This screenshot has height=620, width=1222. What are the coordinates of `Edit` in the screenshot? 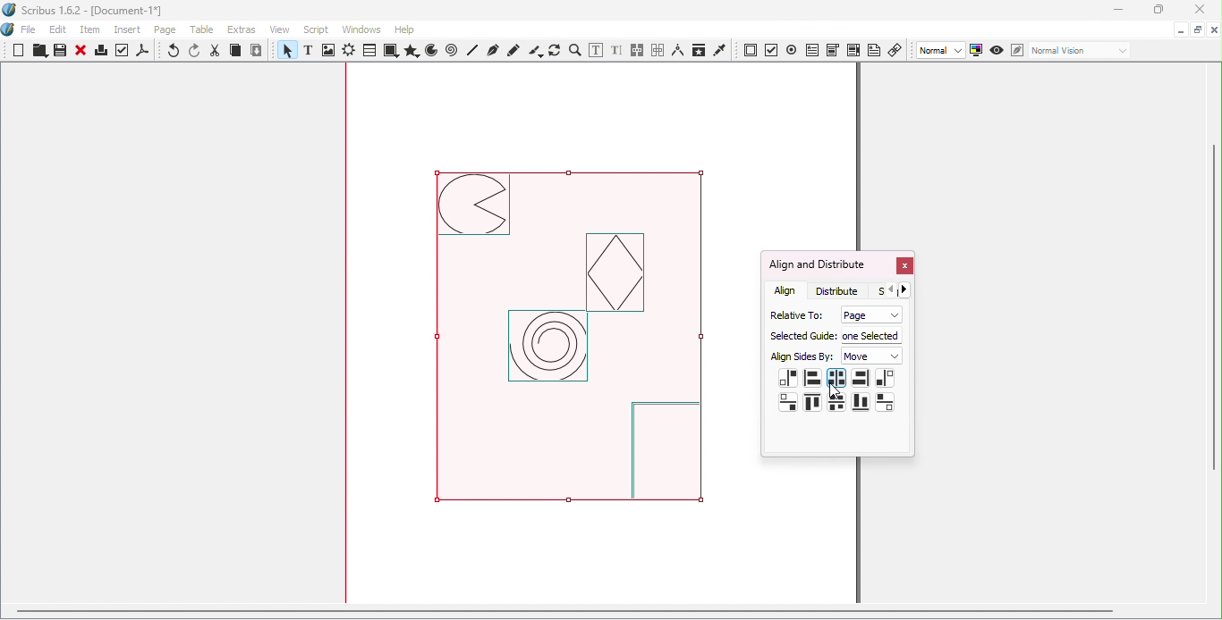 It's located at (58, 29).